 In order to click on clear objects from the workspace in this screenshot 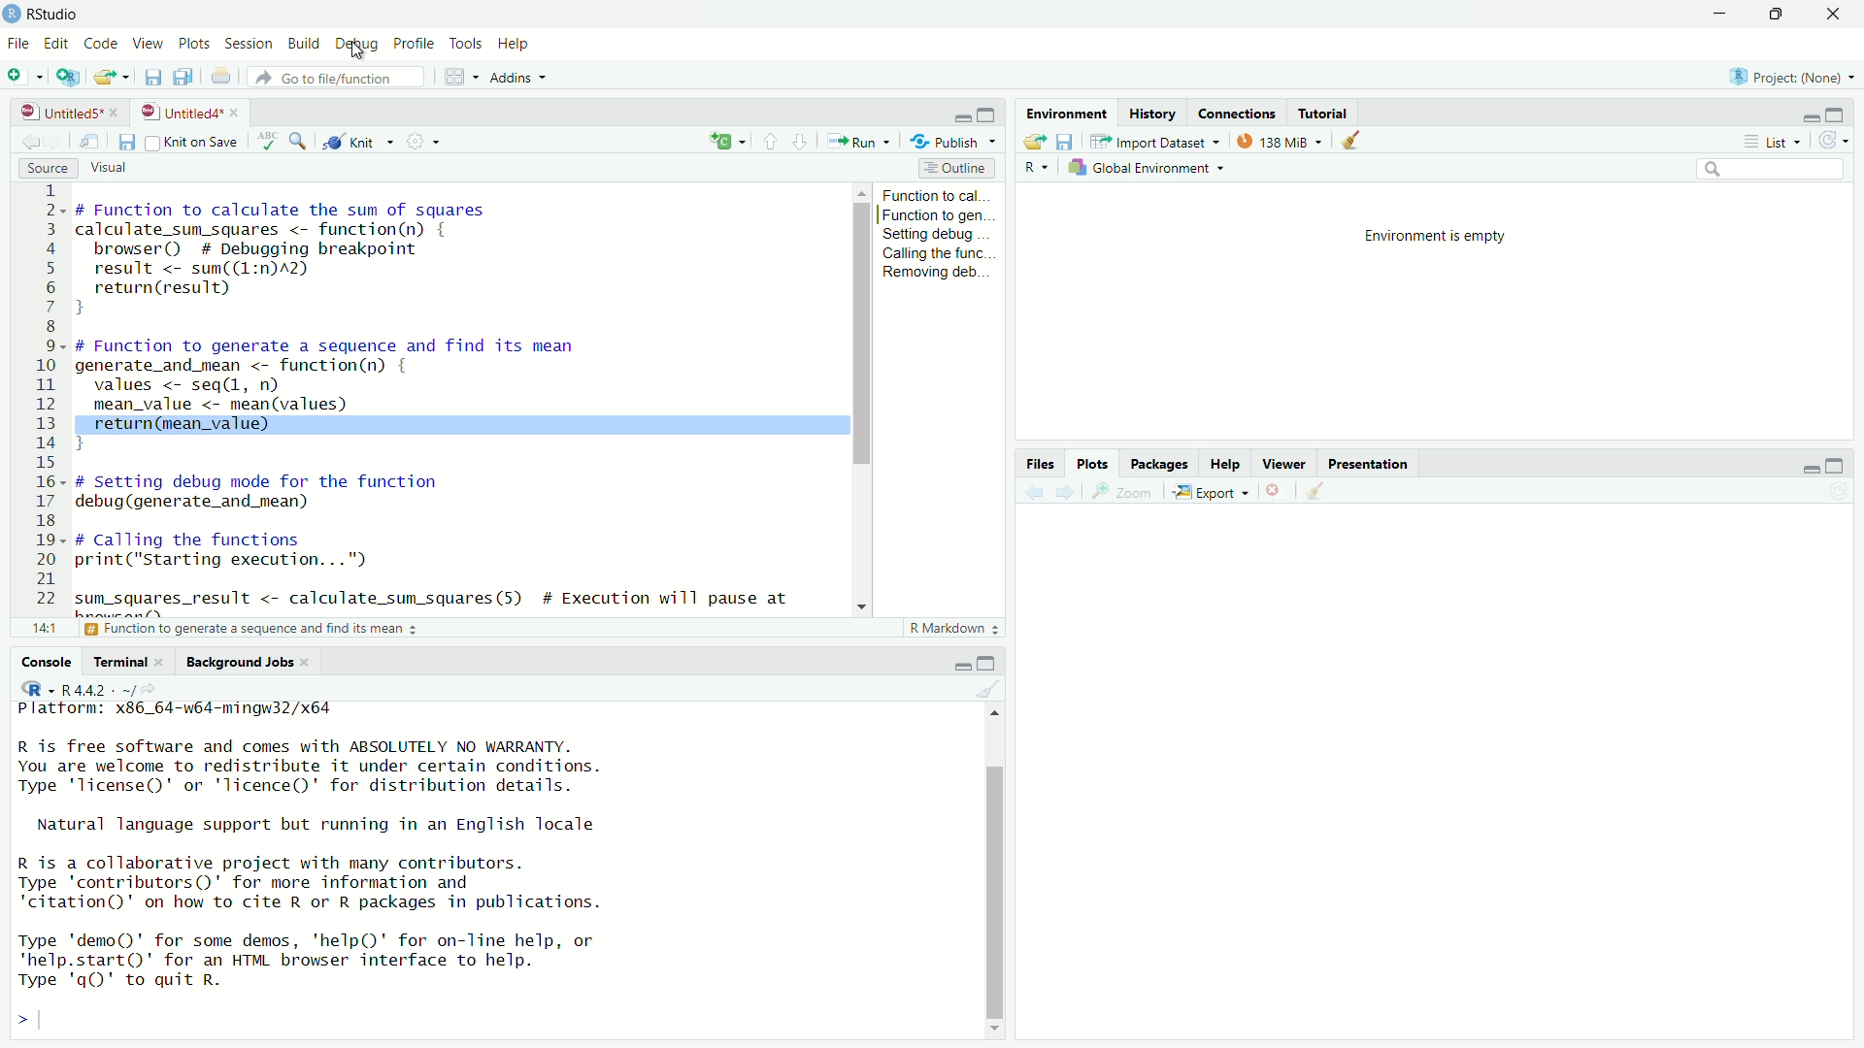, I will do `click(1366, 143)`.